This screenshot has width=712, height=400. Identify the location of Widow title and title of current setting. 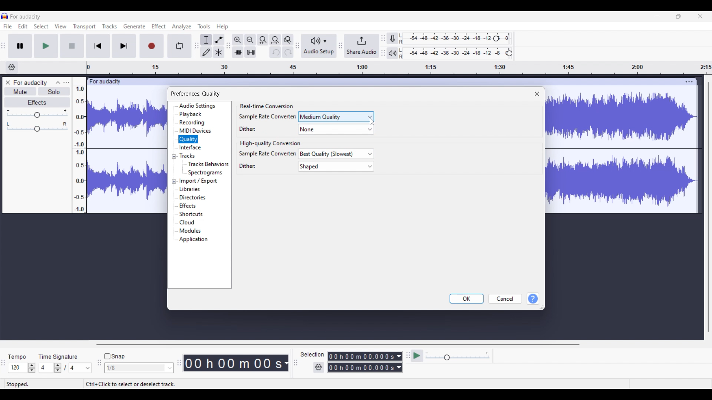
(195, 94).